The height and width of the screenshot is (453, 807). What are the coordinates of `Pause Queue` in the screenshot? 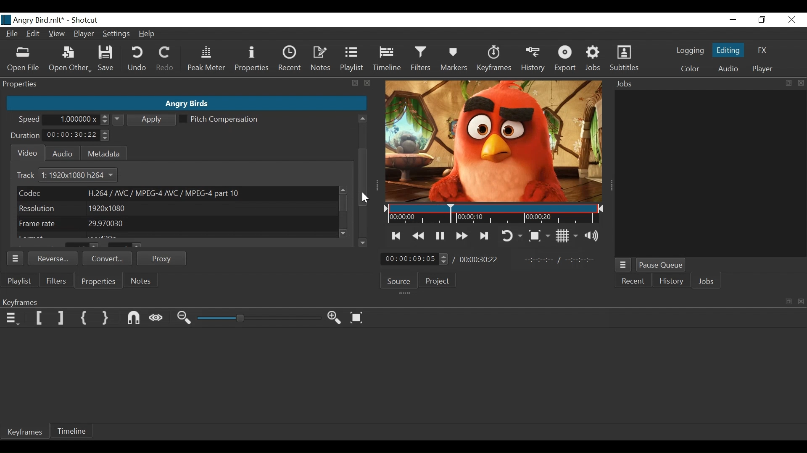 It's located at (661, 265).